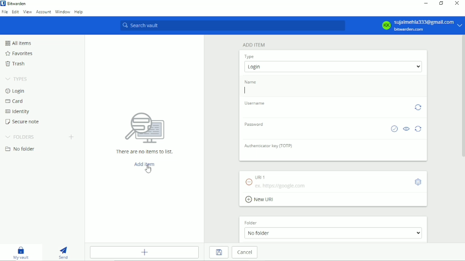 The height and width of the screenshot is (261, 465). What do you see at coordinates (43, 12) in the screenshot?
I see `Account` at bounding box center [43, 12].